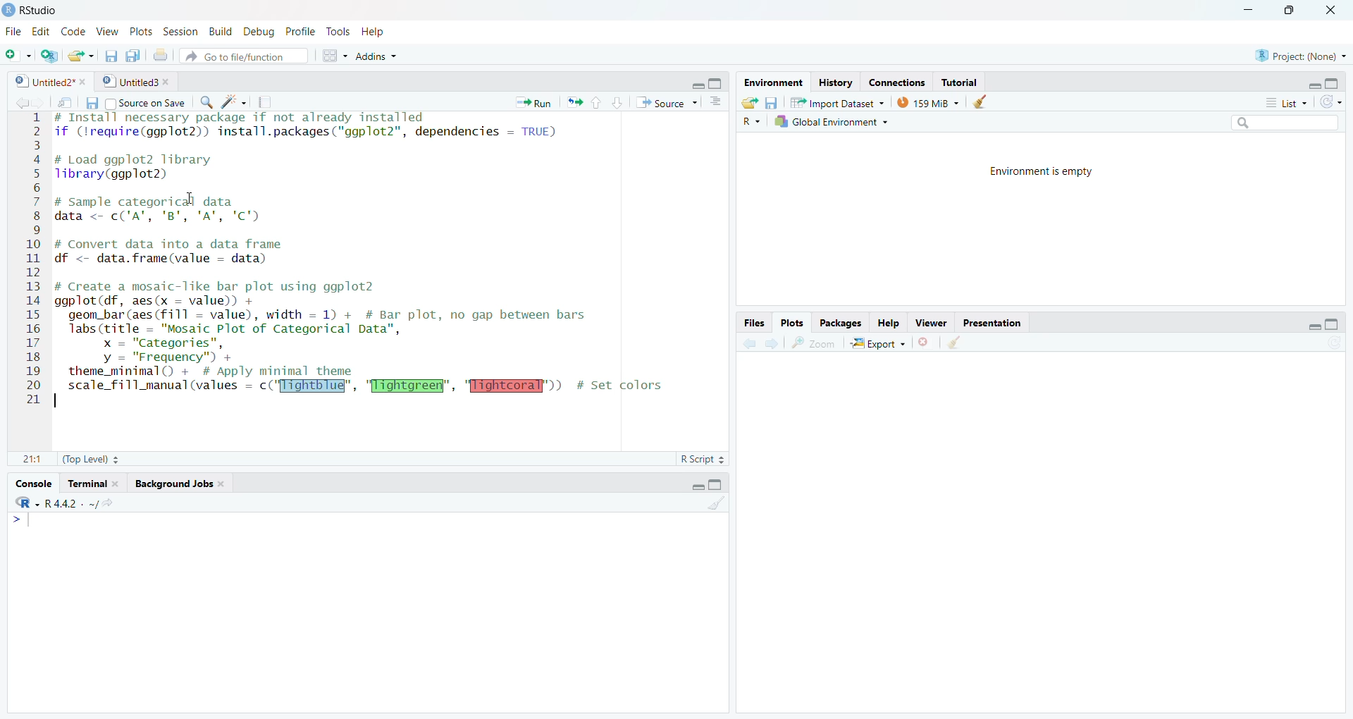  Describe the element at coordinates (750, 122) in the screenshot. I see `R` at that location.